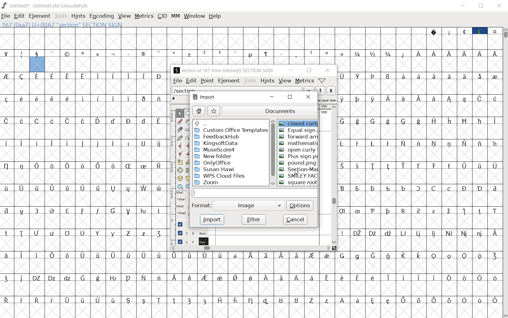 The height and width of the screenshot is (318, 508). Describe the element at coordinates (213, 220) in the screenshot. I see `import` at that location.